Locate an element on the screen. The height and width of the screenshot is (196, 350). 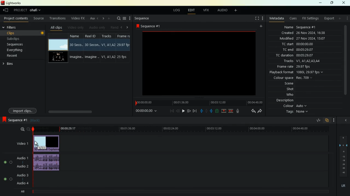
audio is located at coordinates (48, 163).